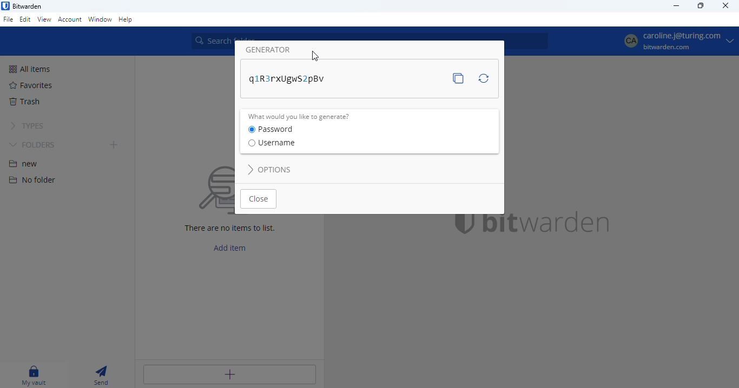 The image size is (739, 388). I want to click on what would you like to generate?, so click(299, 117).